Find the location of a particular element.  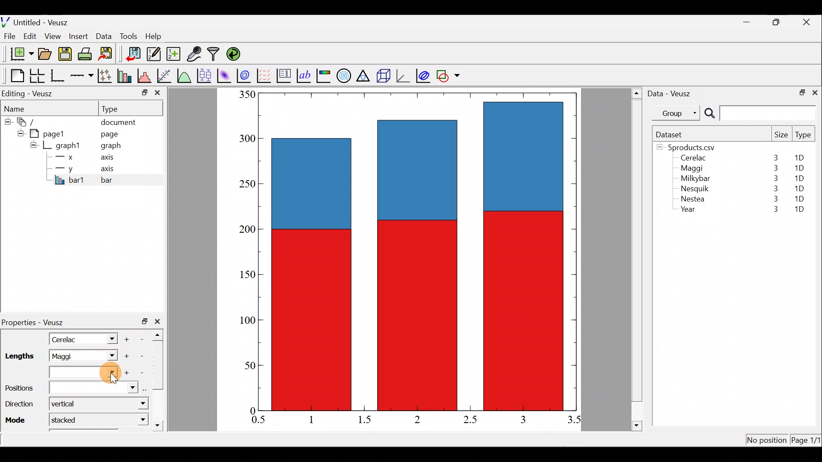

1D is located at coordinates (802, 158).